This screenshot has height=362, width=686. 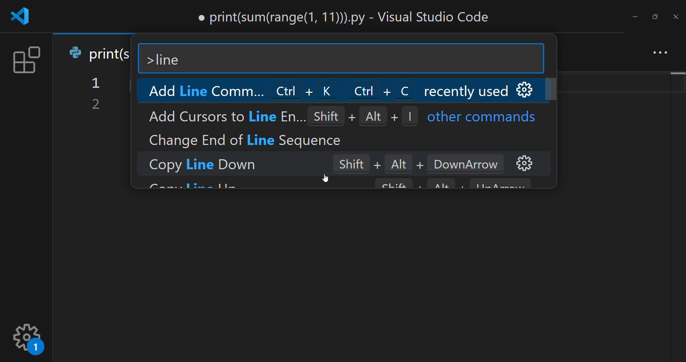 I want to click on print(s, so click(x=101, y=52).